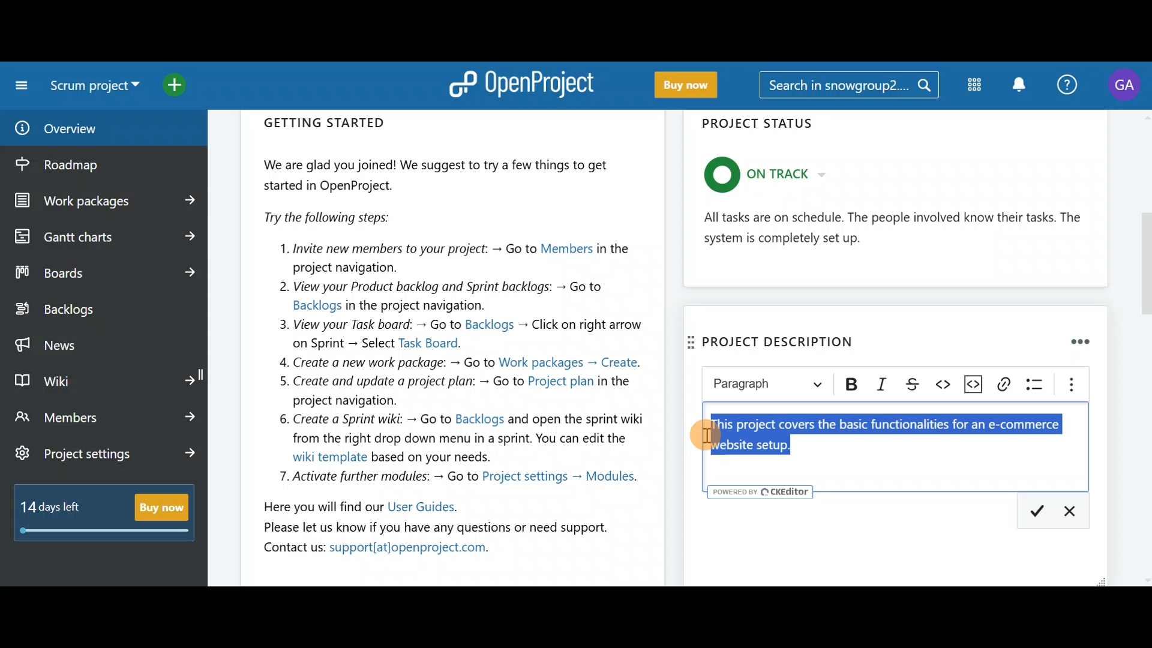  What do you see at coordinates (1007, 389) in the screenshot?
I see `Link` at bounding box center [1007, 389].